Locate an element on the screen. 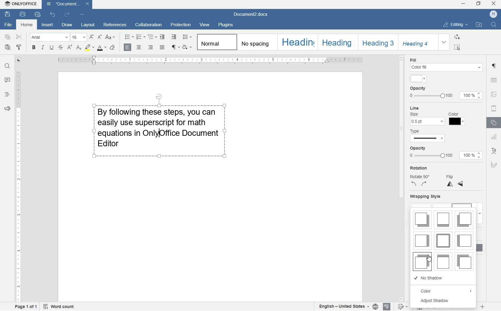  ruler is located at coordinates (18, 186).